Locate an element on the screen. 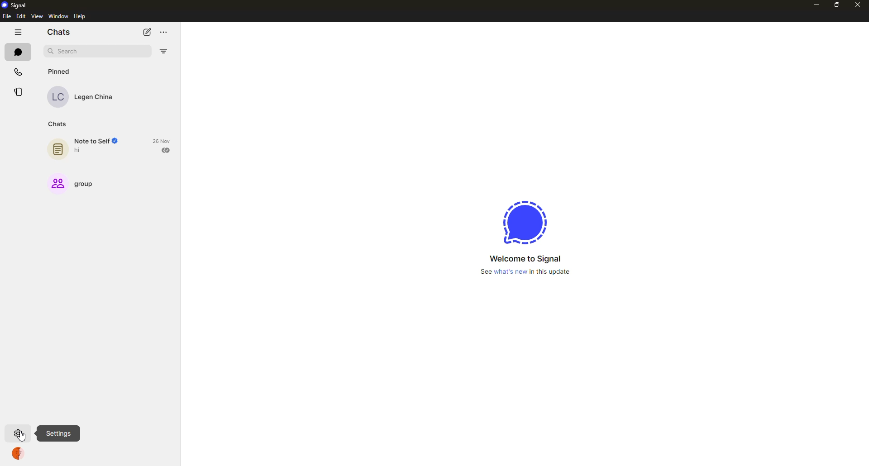 Image resolution: width=869 pixels, height=466 pixels. See what's new in this update is located at coordinates (526, 273).